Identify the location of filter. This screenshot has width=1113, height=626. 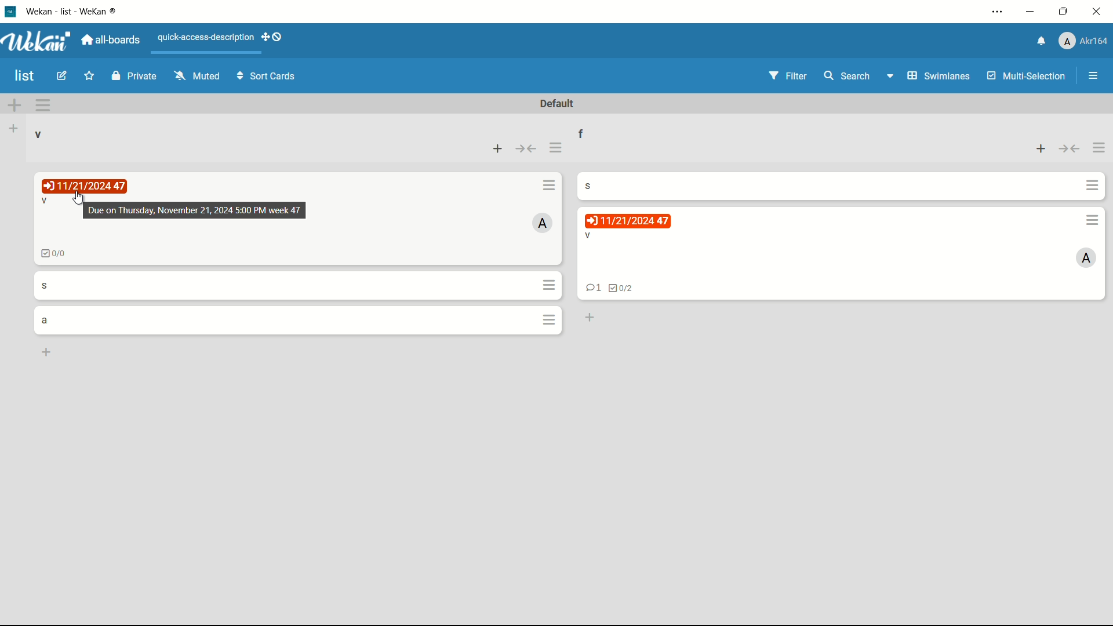
(788, 76).